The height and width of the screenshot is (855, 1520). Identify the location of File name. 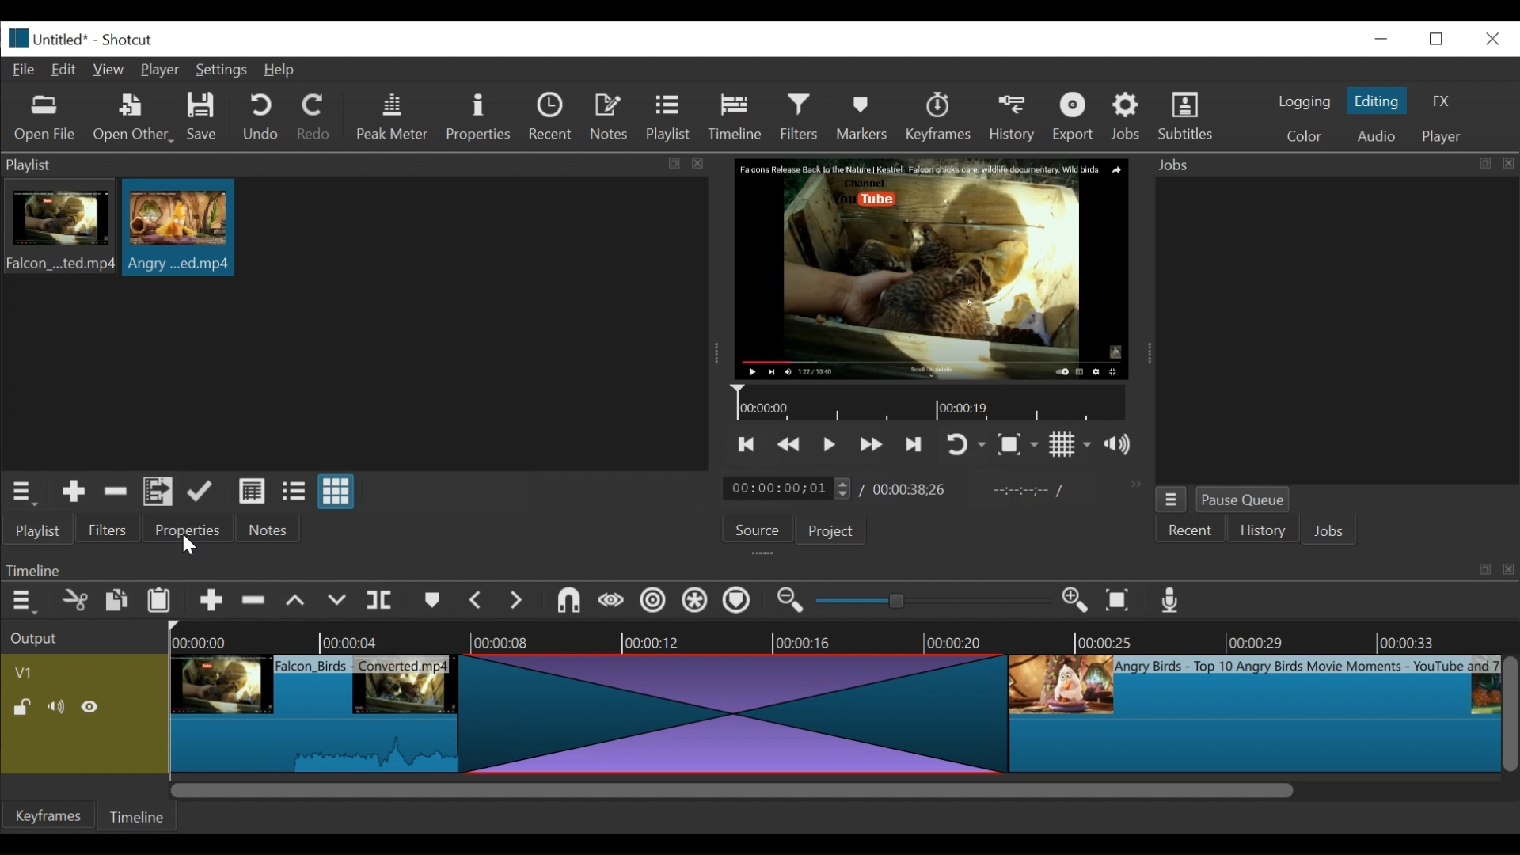
(63, 41).